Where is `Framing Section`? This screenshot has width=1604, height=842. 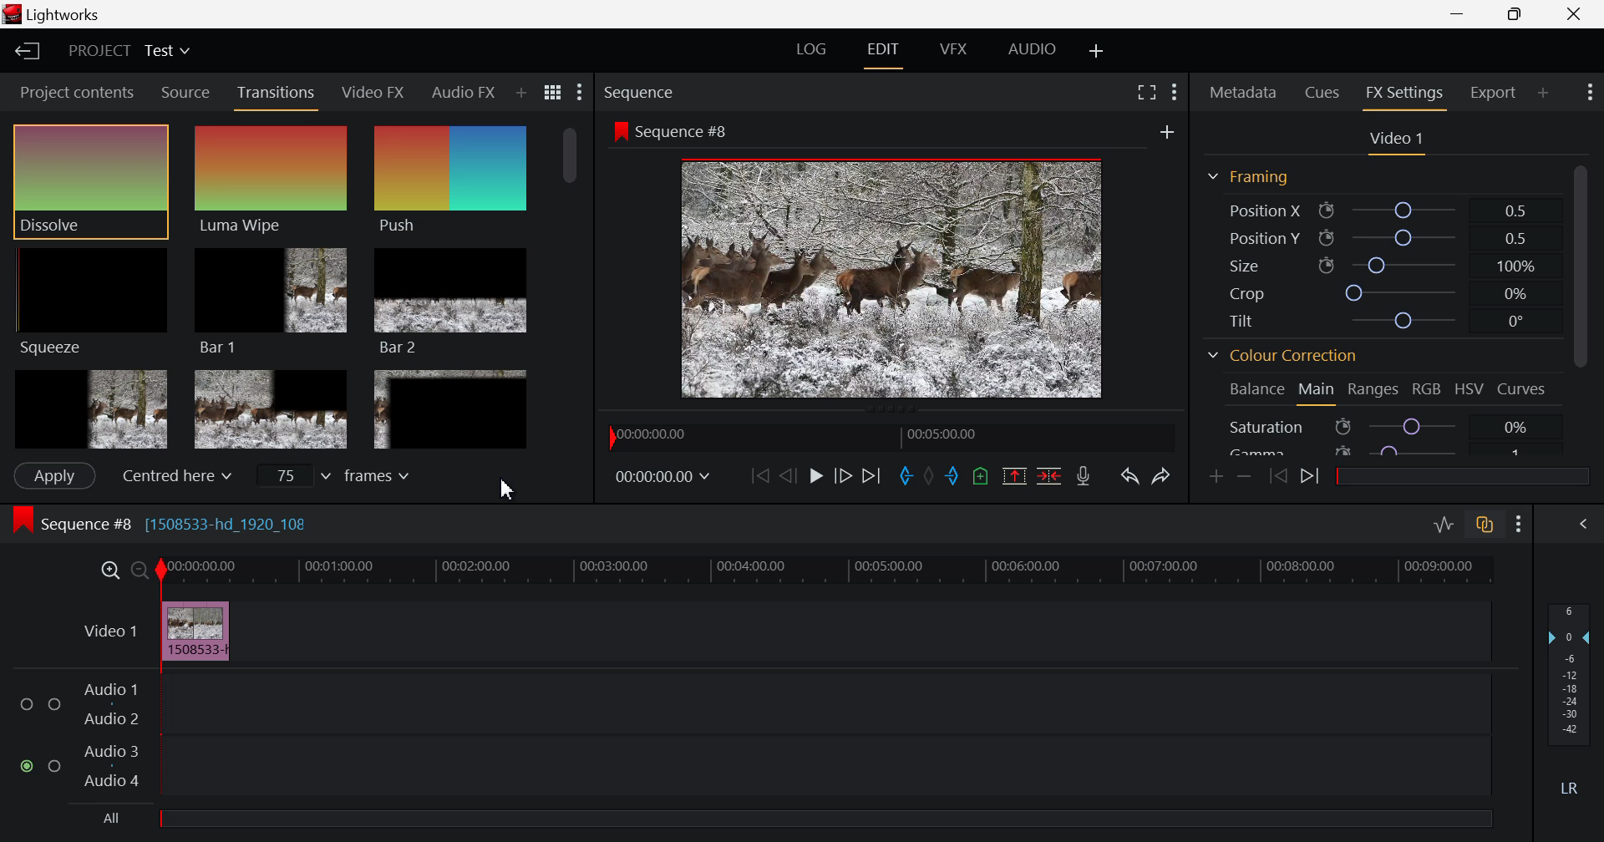
Framing Section is located at coordinates (1253, 173).